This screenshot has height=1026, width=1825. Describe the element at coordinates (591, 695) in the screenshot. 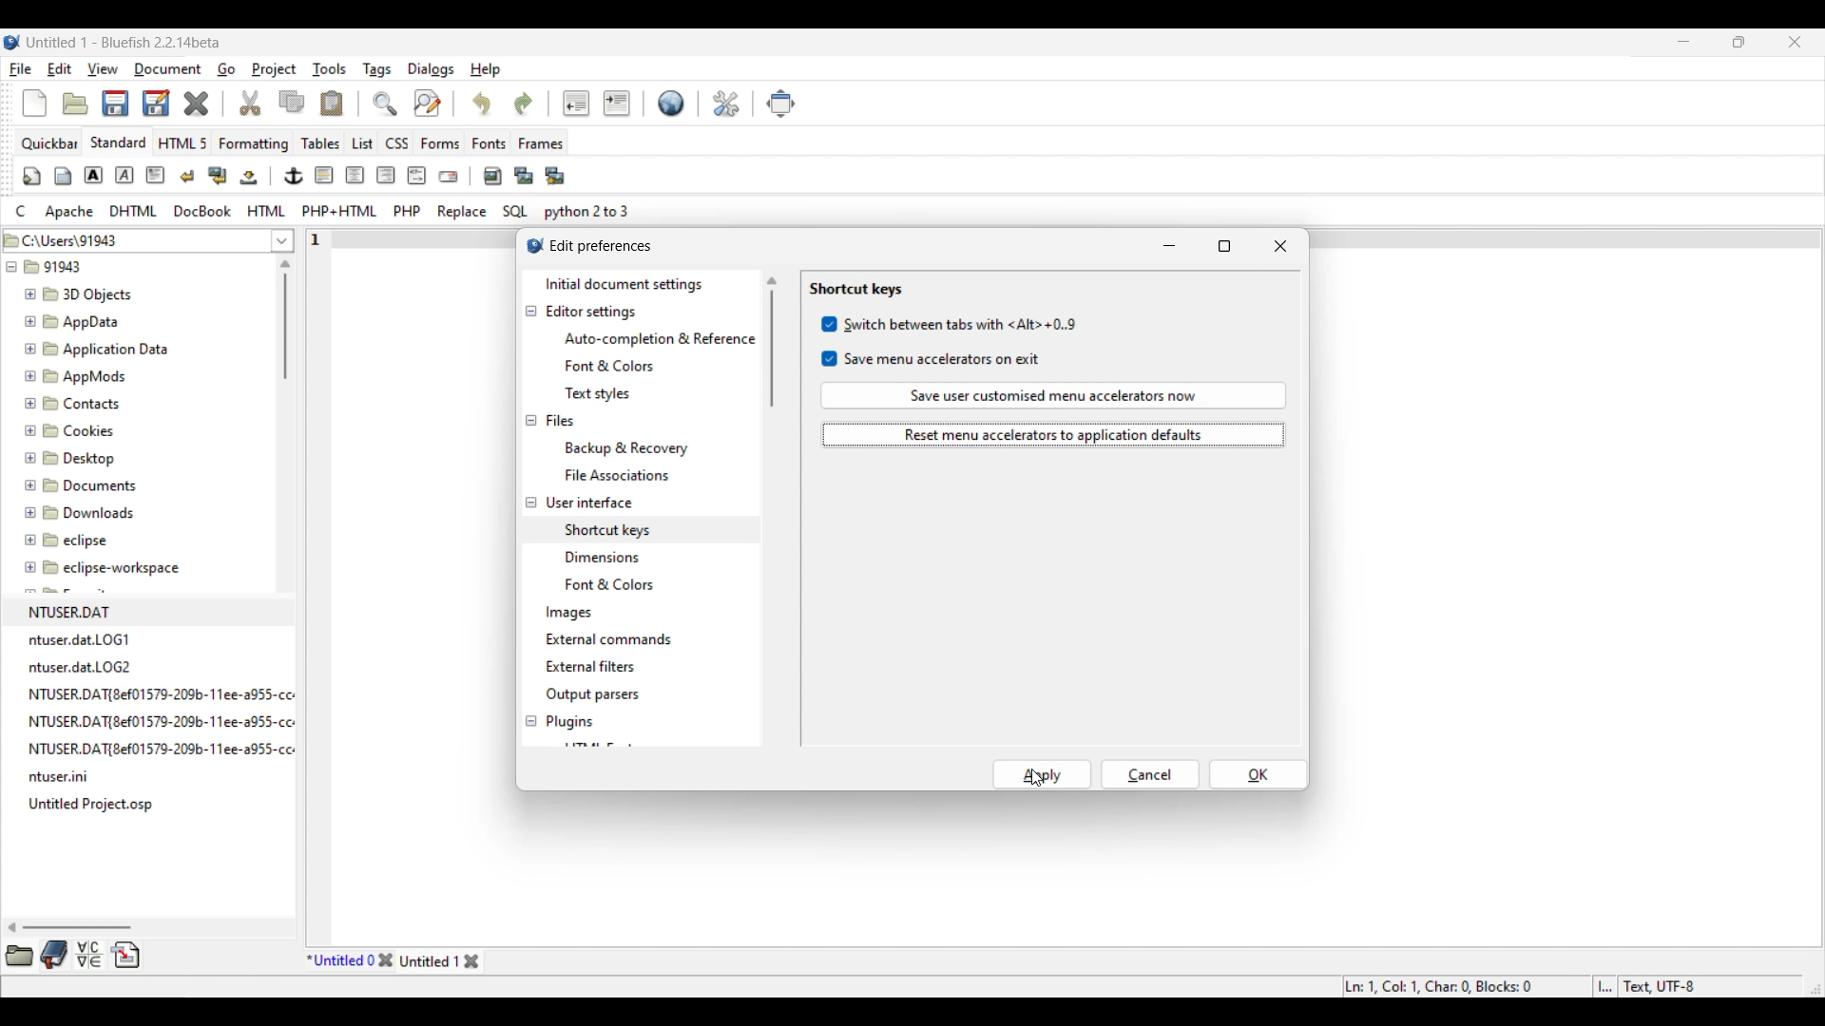

I see `Output parsers` at that location.